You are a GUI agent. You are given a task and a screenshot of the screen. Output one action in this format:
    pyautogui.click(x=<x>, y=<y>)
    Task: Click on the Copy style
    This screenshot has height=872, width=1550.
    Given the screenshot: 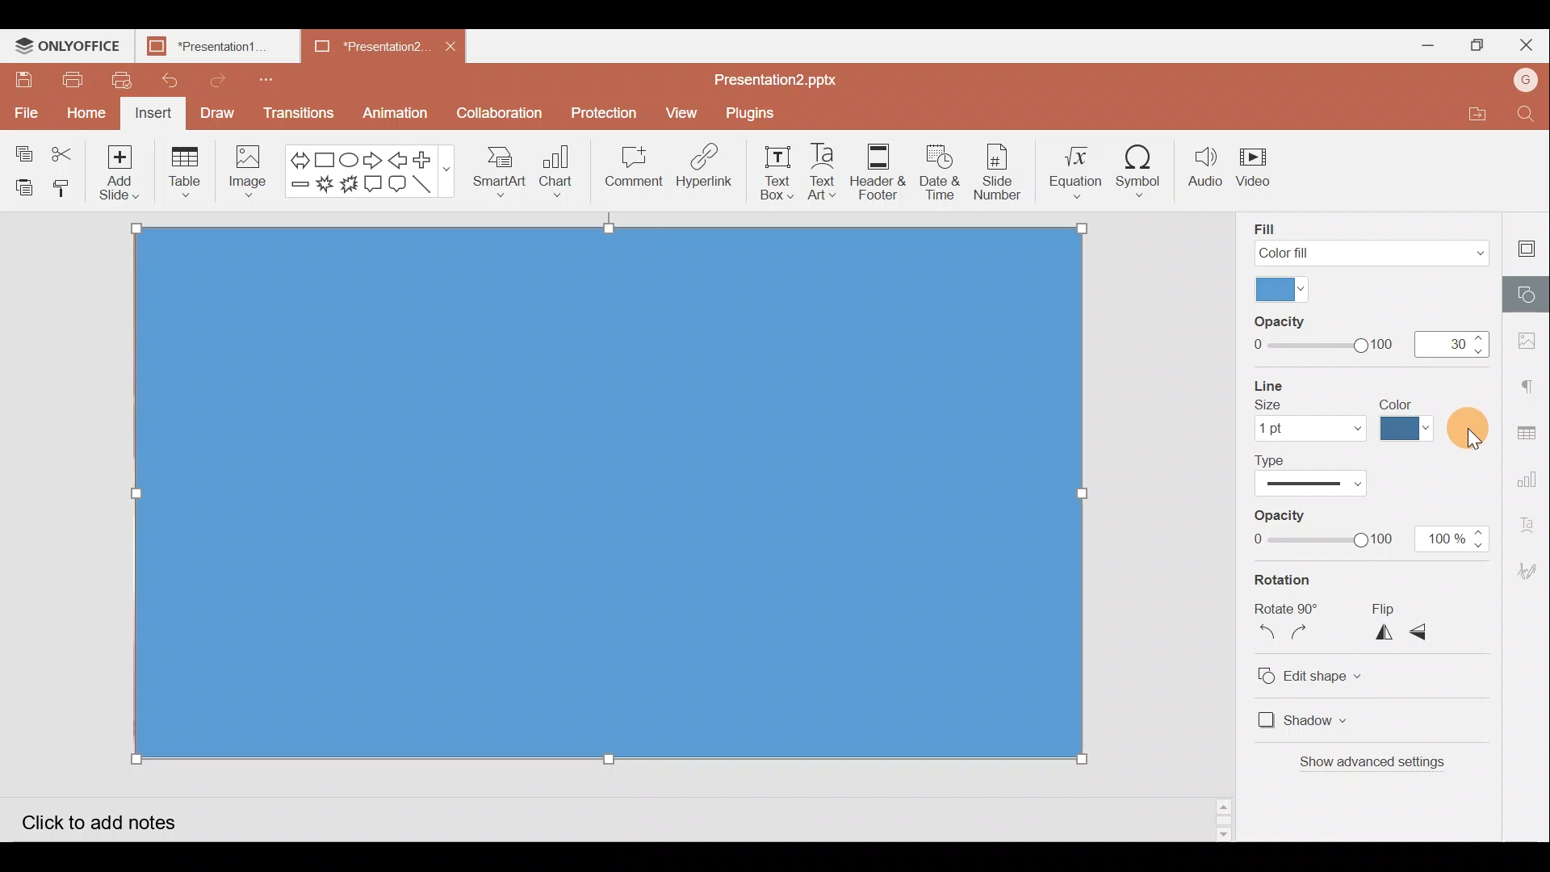 What is the action you would take?
    pyautogui.click(x=65, y=187)
    